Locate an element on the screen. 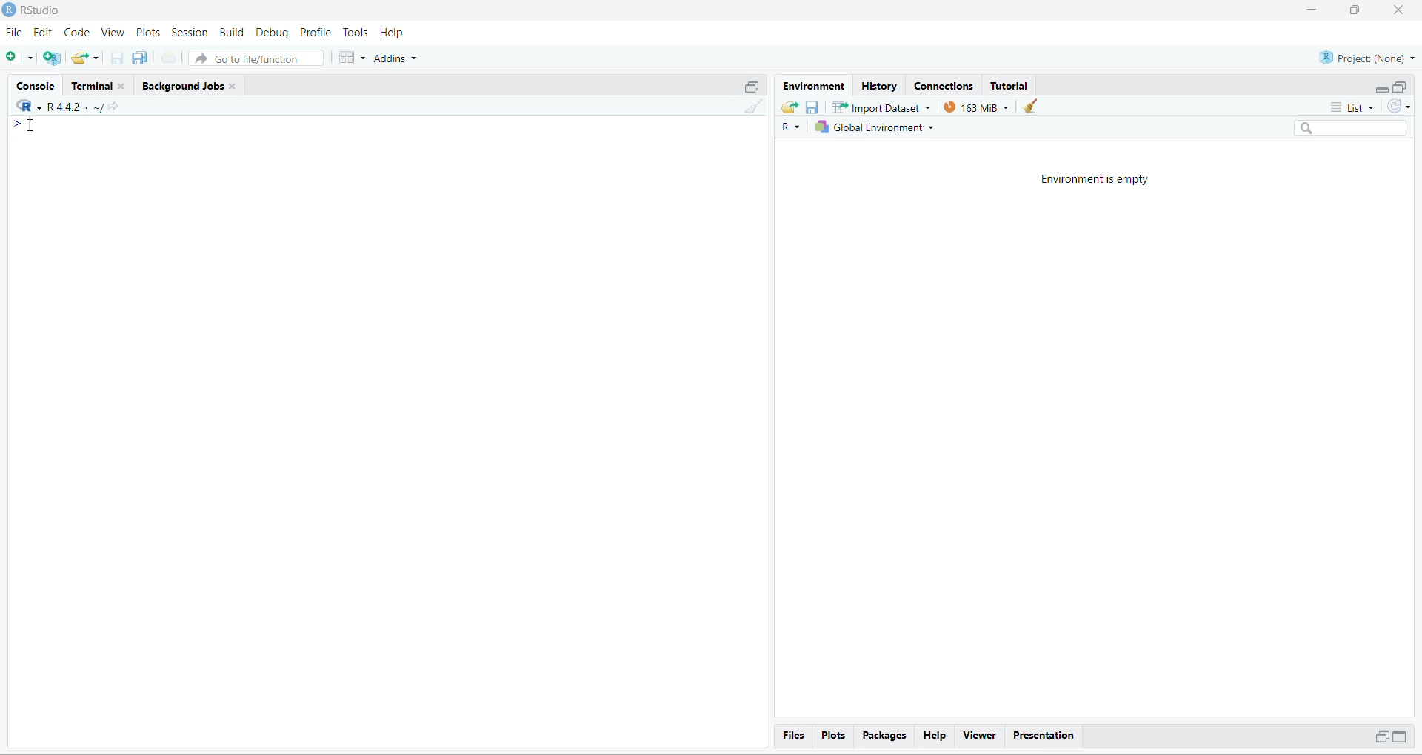 The image size is (1422, 755). create a project is located at coordinates (51, 58).